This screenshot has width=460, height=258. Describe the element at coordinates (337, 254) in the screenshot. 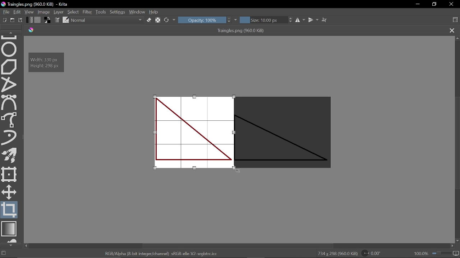

I see `734 x 298 (960.0 KiB)` at that location.